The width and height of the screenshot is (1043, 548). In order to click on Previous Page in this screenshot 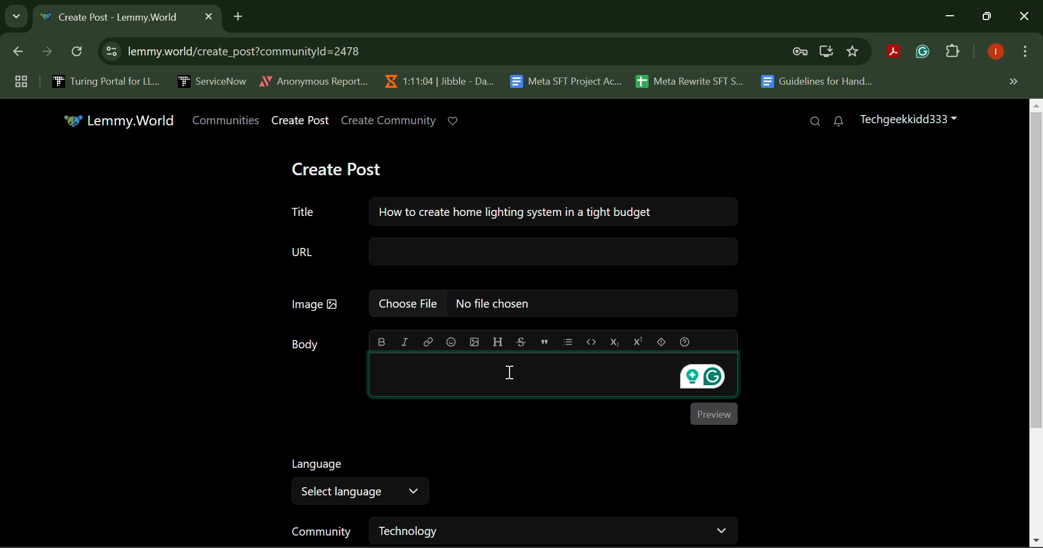, I will do `click(20, 54)`.